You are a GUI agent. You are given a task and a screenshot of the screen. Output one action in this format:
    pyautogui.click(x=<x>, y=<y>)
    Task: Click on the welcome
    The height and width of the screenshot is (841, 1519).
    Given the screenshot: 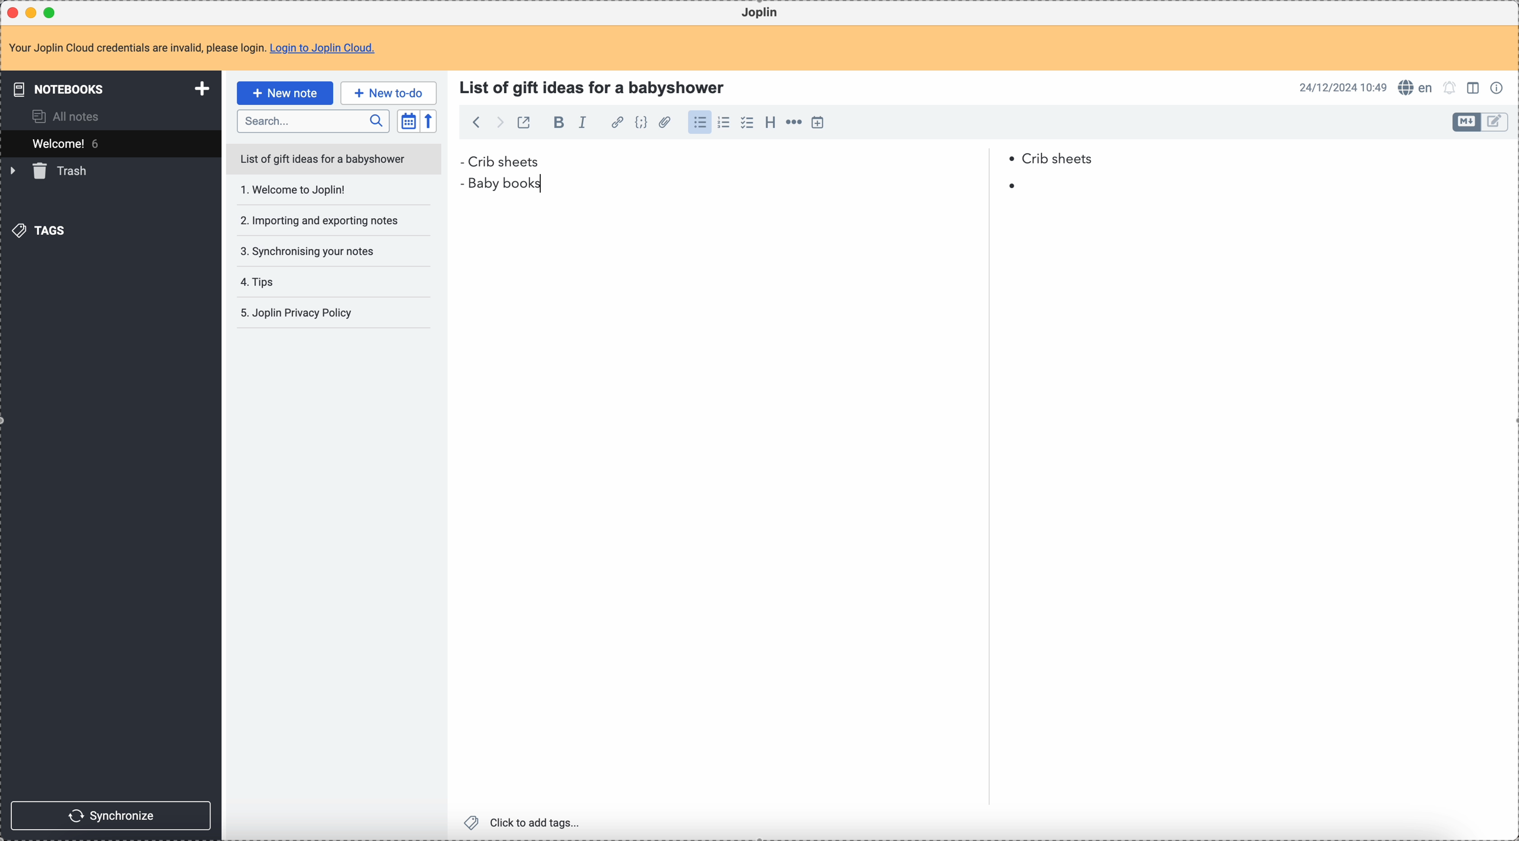 What is the action you would take?
    pyautogui.click(x=110, y=143)
    